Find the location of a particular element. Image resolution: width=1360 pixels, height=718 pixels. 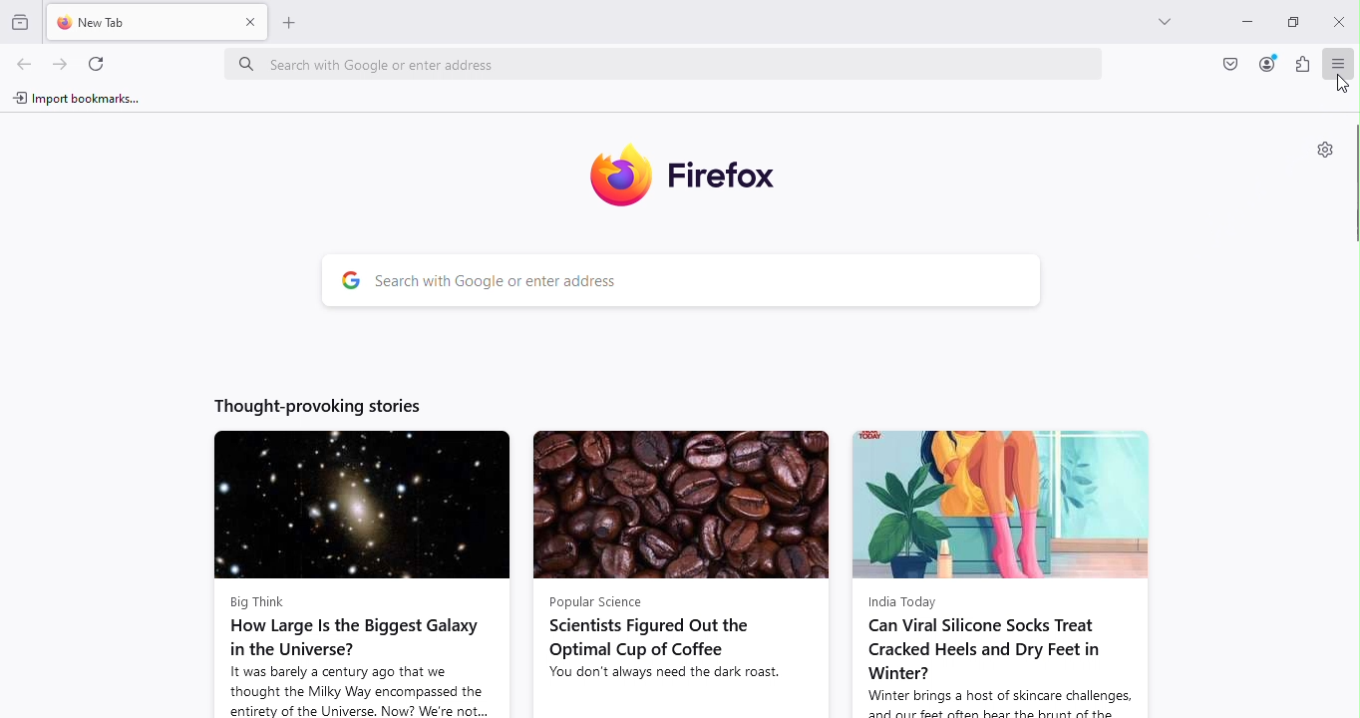

google logo is located at coordinates (349, 282).